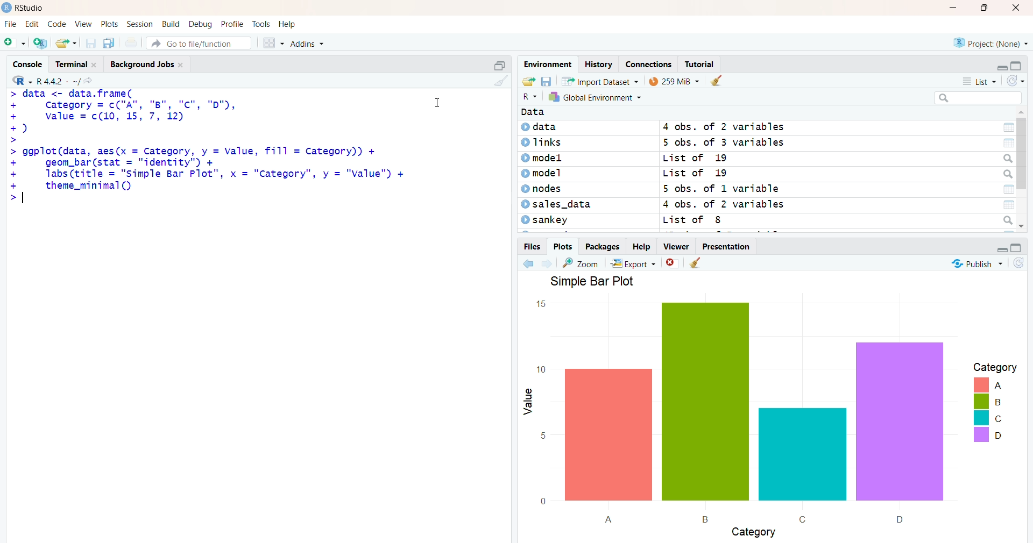  What do you see at coordinates (499, 65) in the screenshot?
I see `maximize` at bounding box center [499, 65].